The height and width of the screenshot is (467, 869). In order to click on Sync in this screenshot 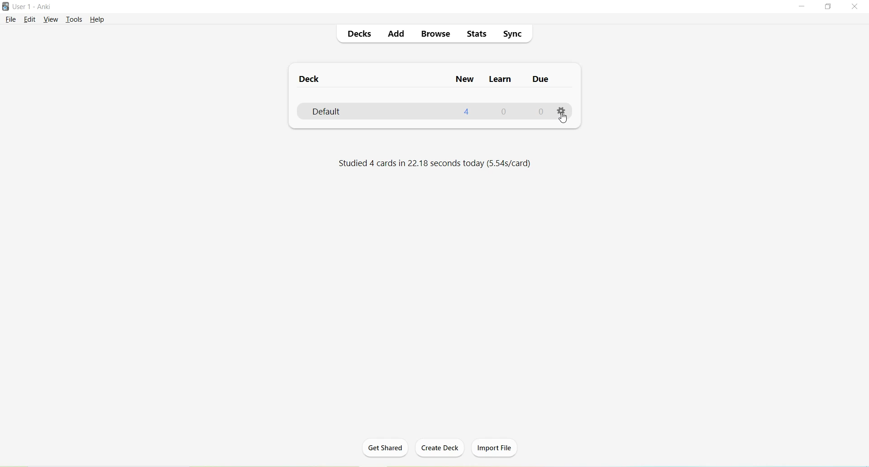, I will do `click(512, 35)`.